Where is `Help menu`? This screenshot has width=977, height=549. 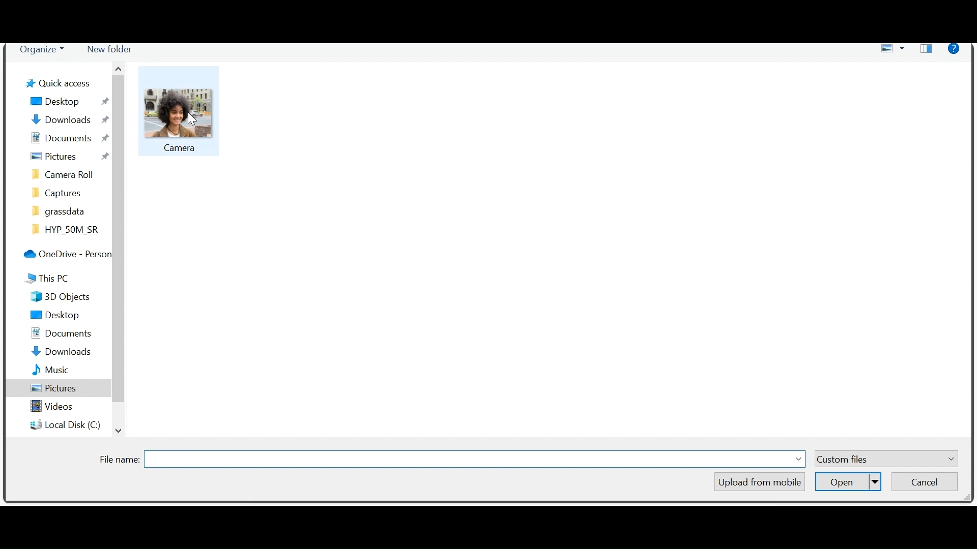
Help menu is located at coordinates (954, 50).